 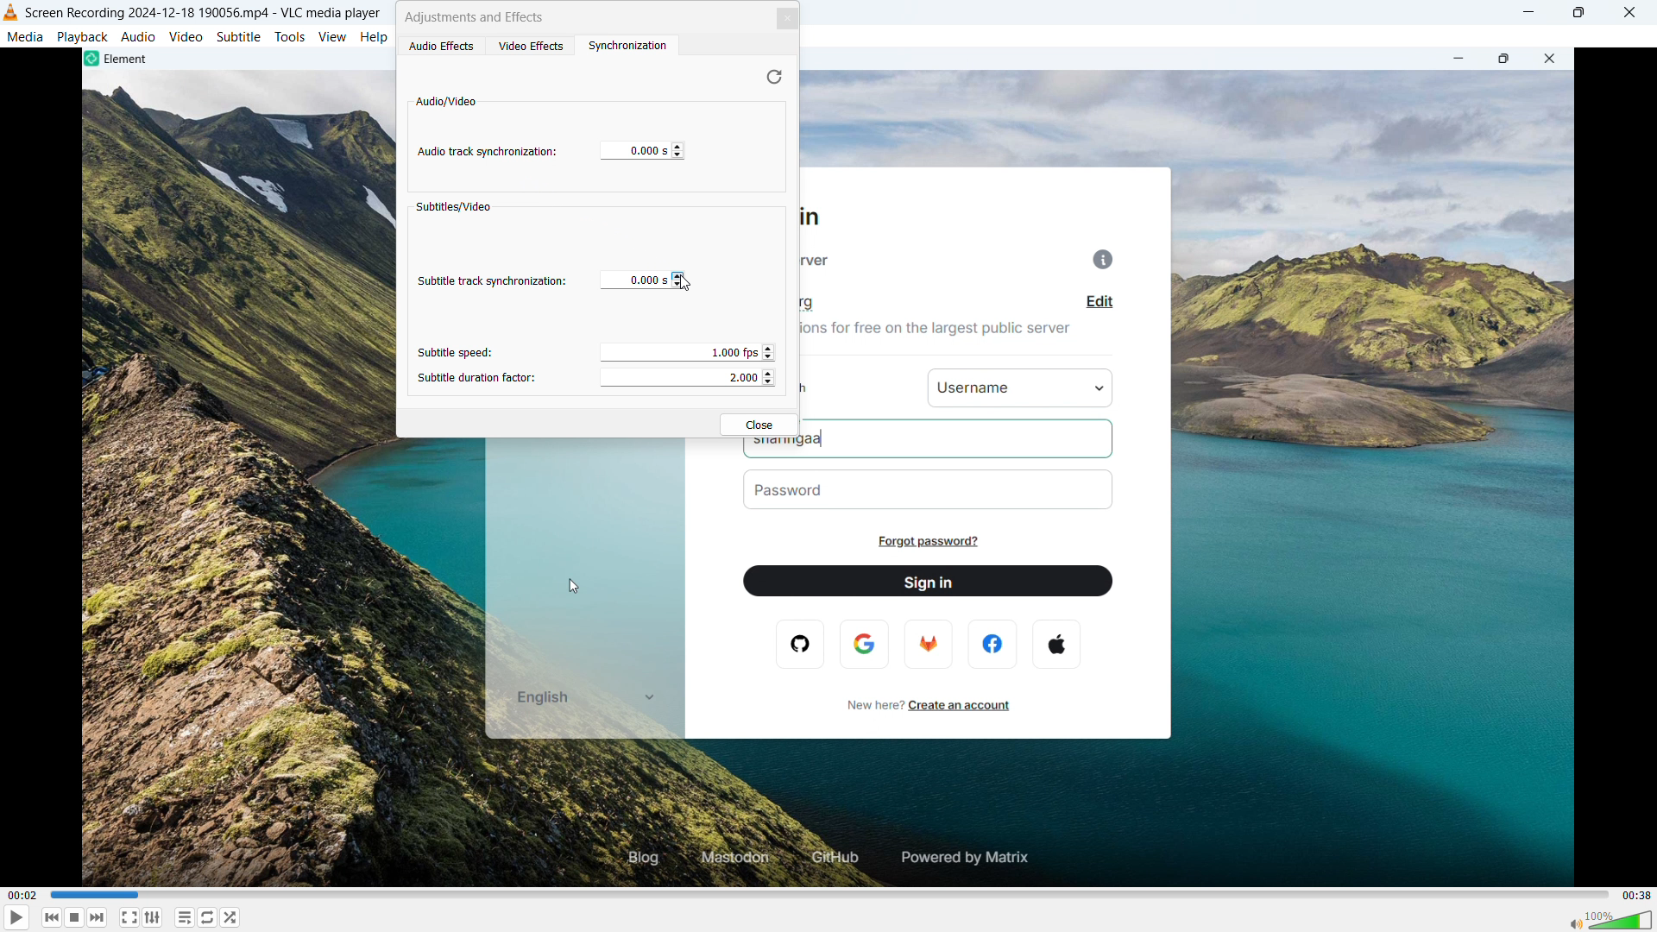 I want to click on adjust subtitle track synchronization, so click(x=678, y=280).